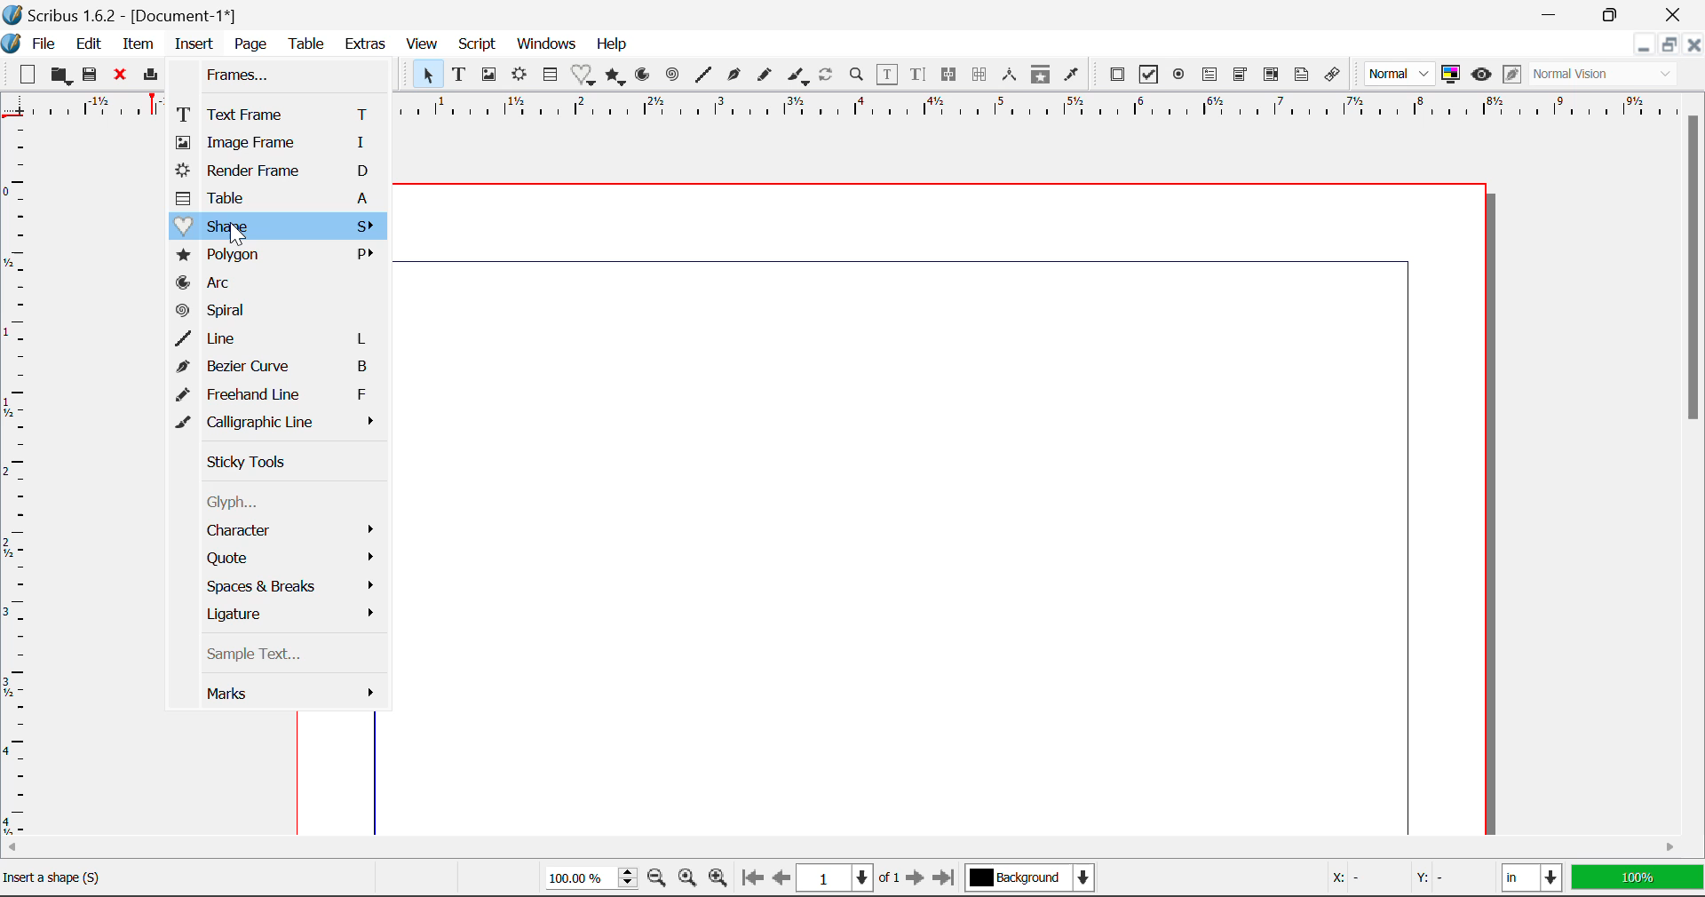 This screenshot has width=1705, height=897. I want to click on Minimize, so click(1619, 14).